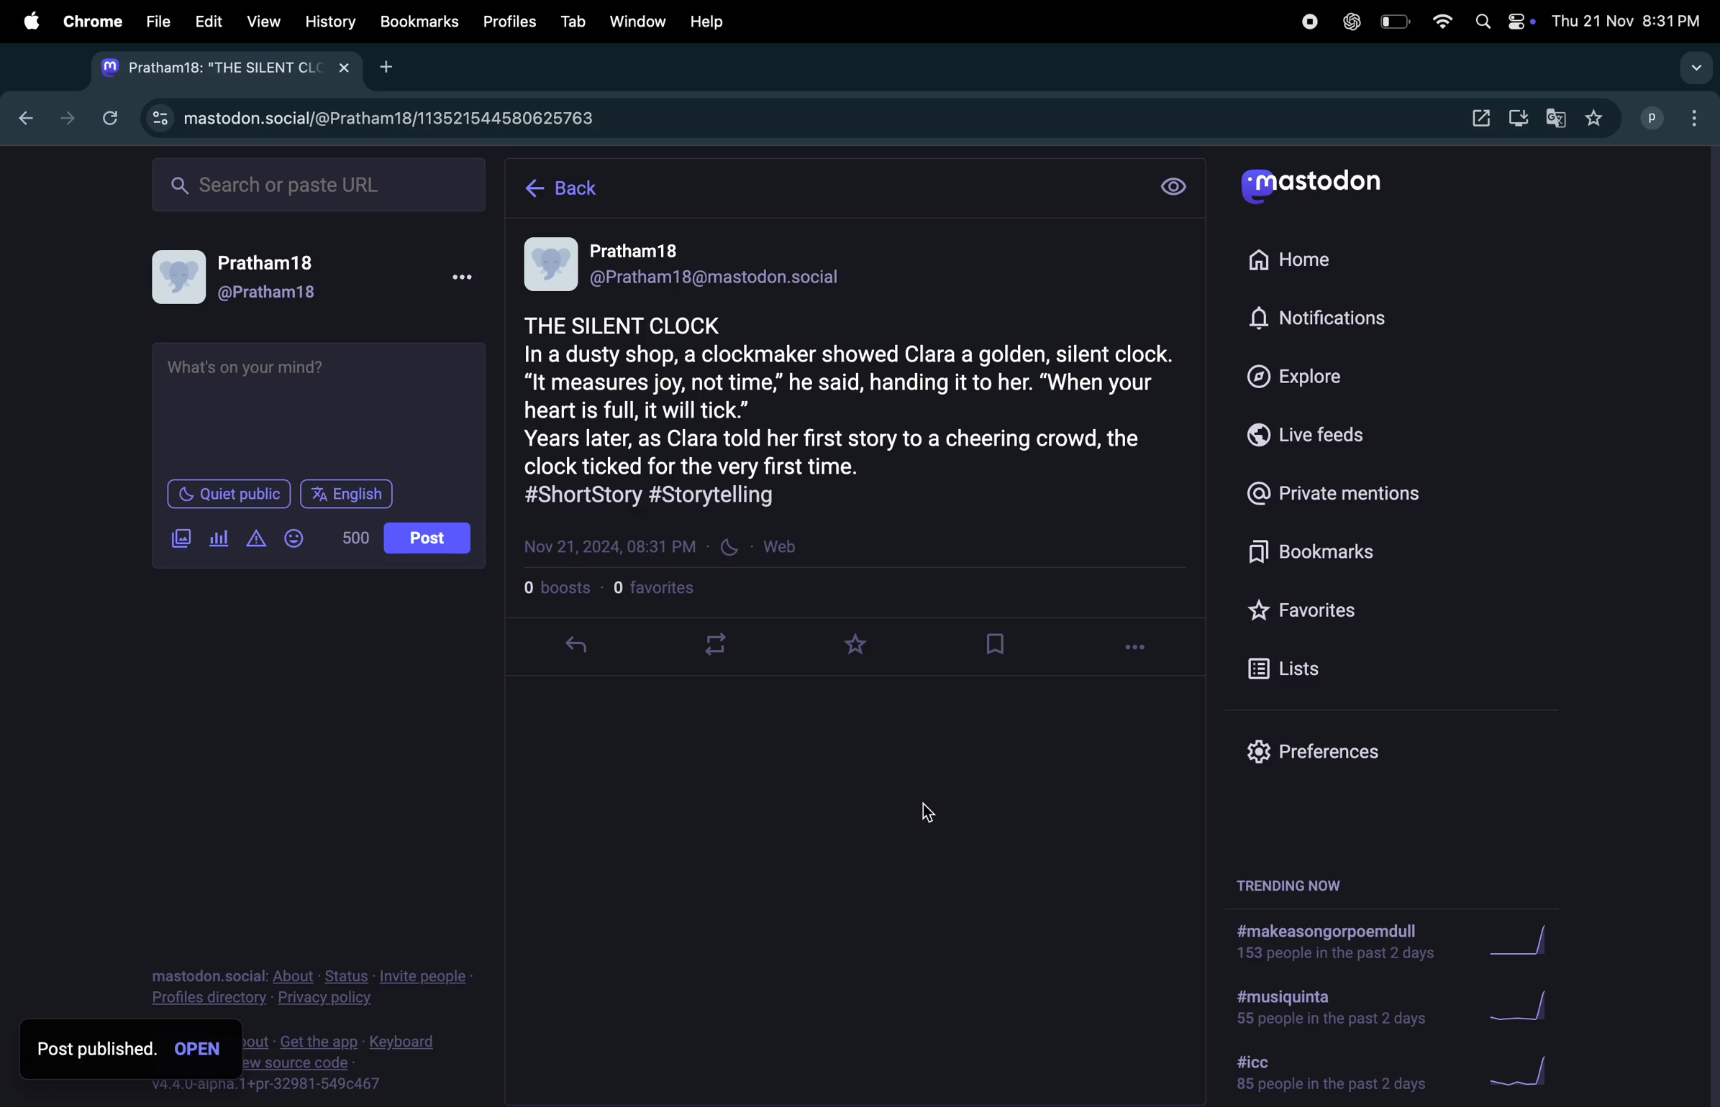 The image size is (1720, 1107). I want to click on emoji , so click(297, 538).